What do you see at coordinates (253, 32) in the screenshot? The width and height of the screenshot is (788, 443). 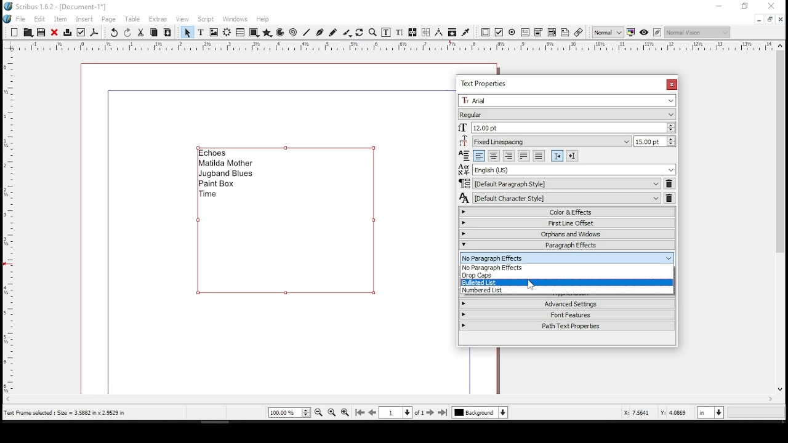 I see `shape` at bounding box center [253, 32].